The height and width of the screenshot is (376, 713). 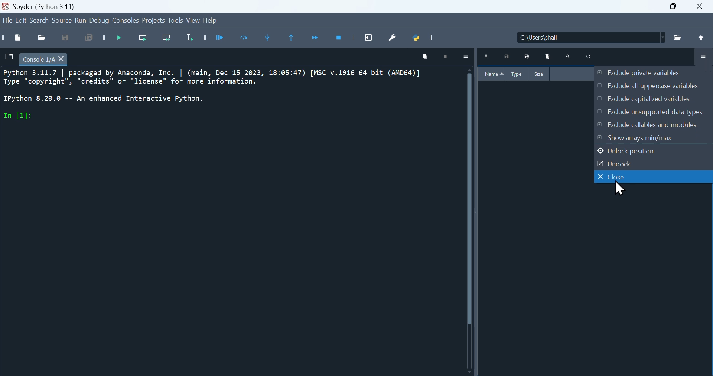 What do you see at coordinates (196, 39) in the screenshot?
I see `Run selection` at bounding box center [196, 39].